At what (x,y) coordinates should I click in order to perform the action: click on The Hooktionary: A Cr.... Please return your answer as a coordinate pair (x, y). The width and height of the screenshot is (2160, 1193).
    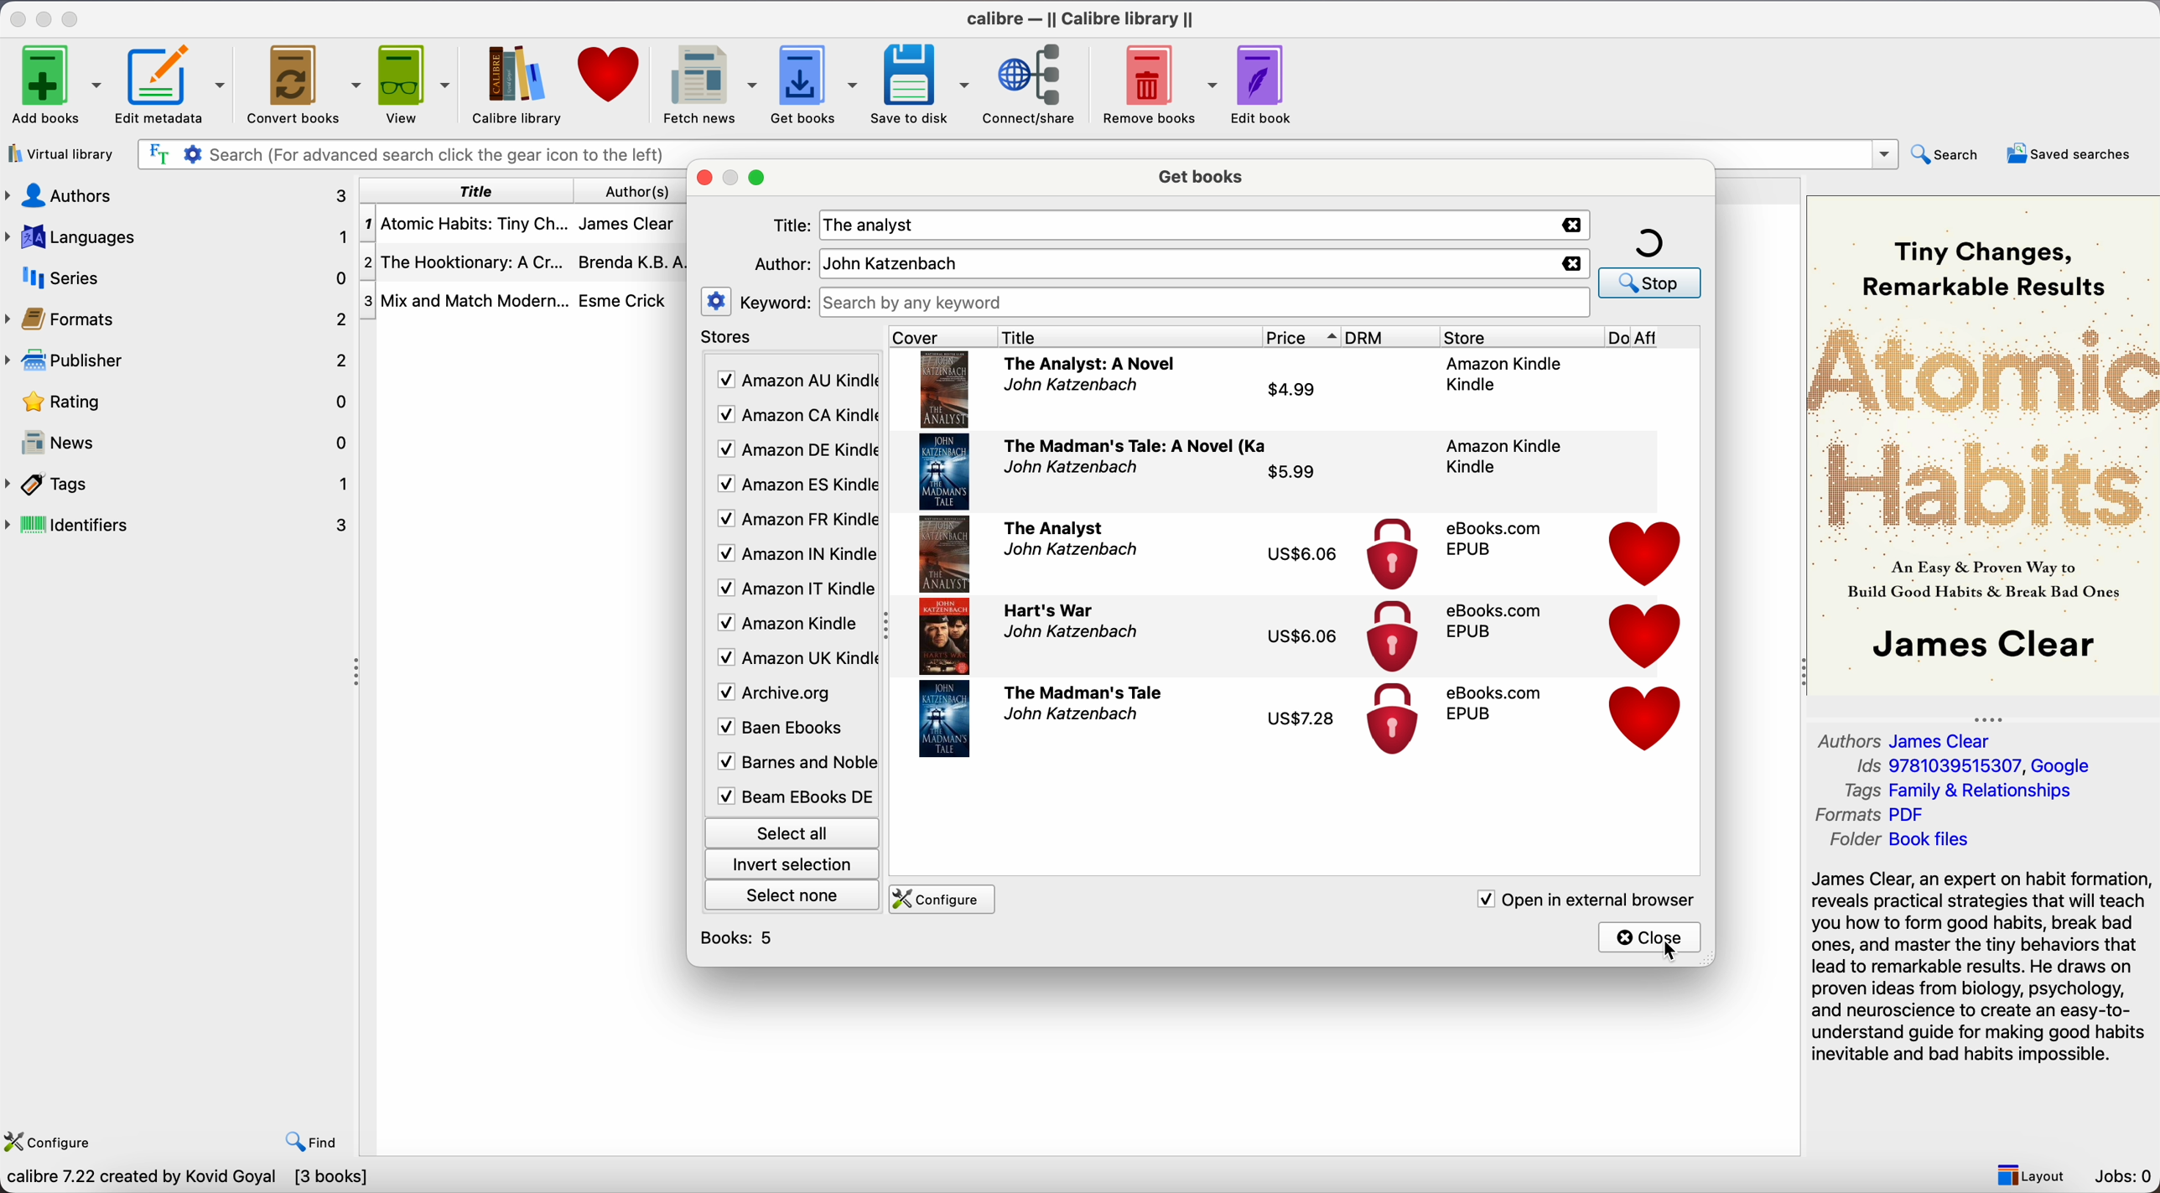
    Looking at the image, I should click on (470, 262).